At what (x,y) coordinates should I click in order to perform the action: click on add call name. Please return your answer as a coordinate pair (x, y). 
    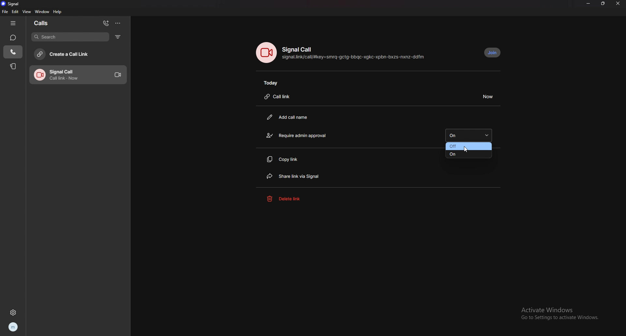
    Looking at the image, I should click on (289, 118).